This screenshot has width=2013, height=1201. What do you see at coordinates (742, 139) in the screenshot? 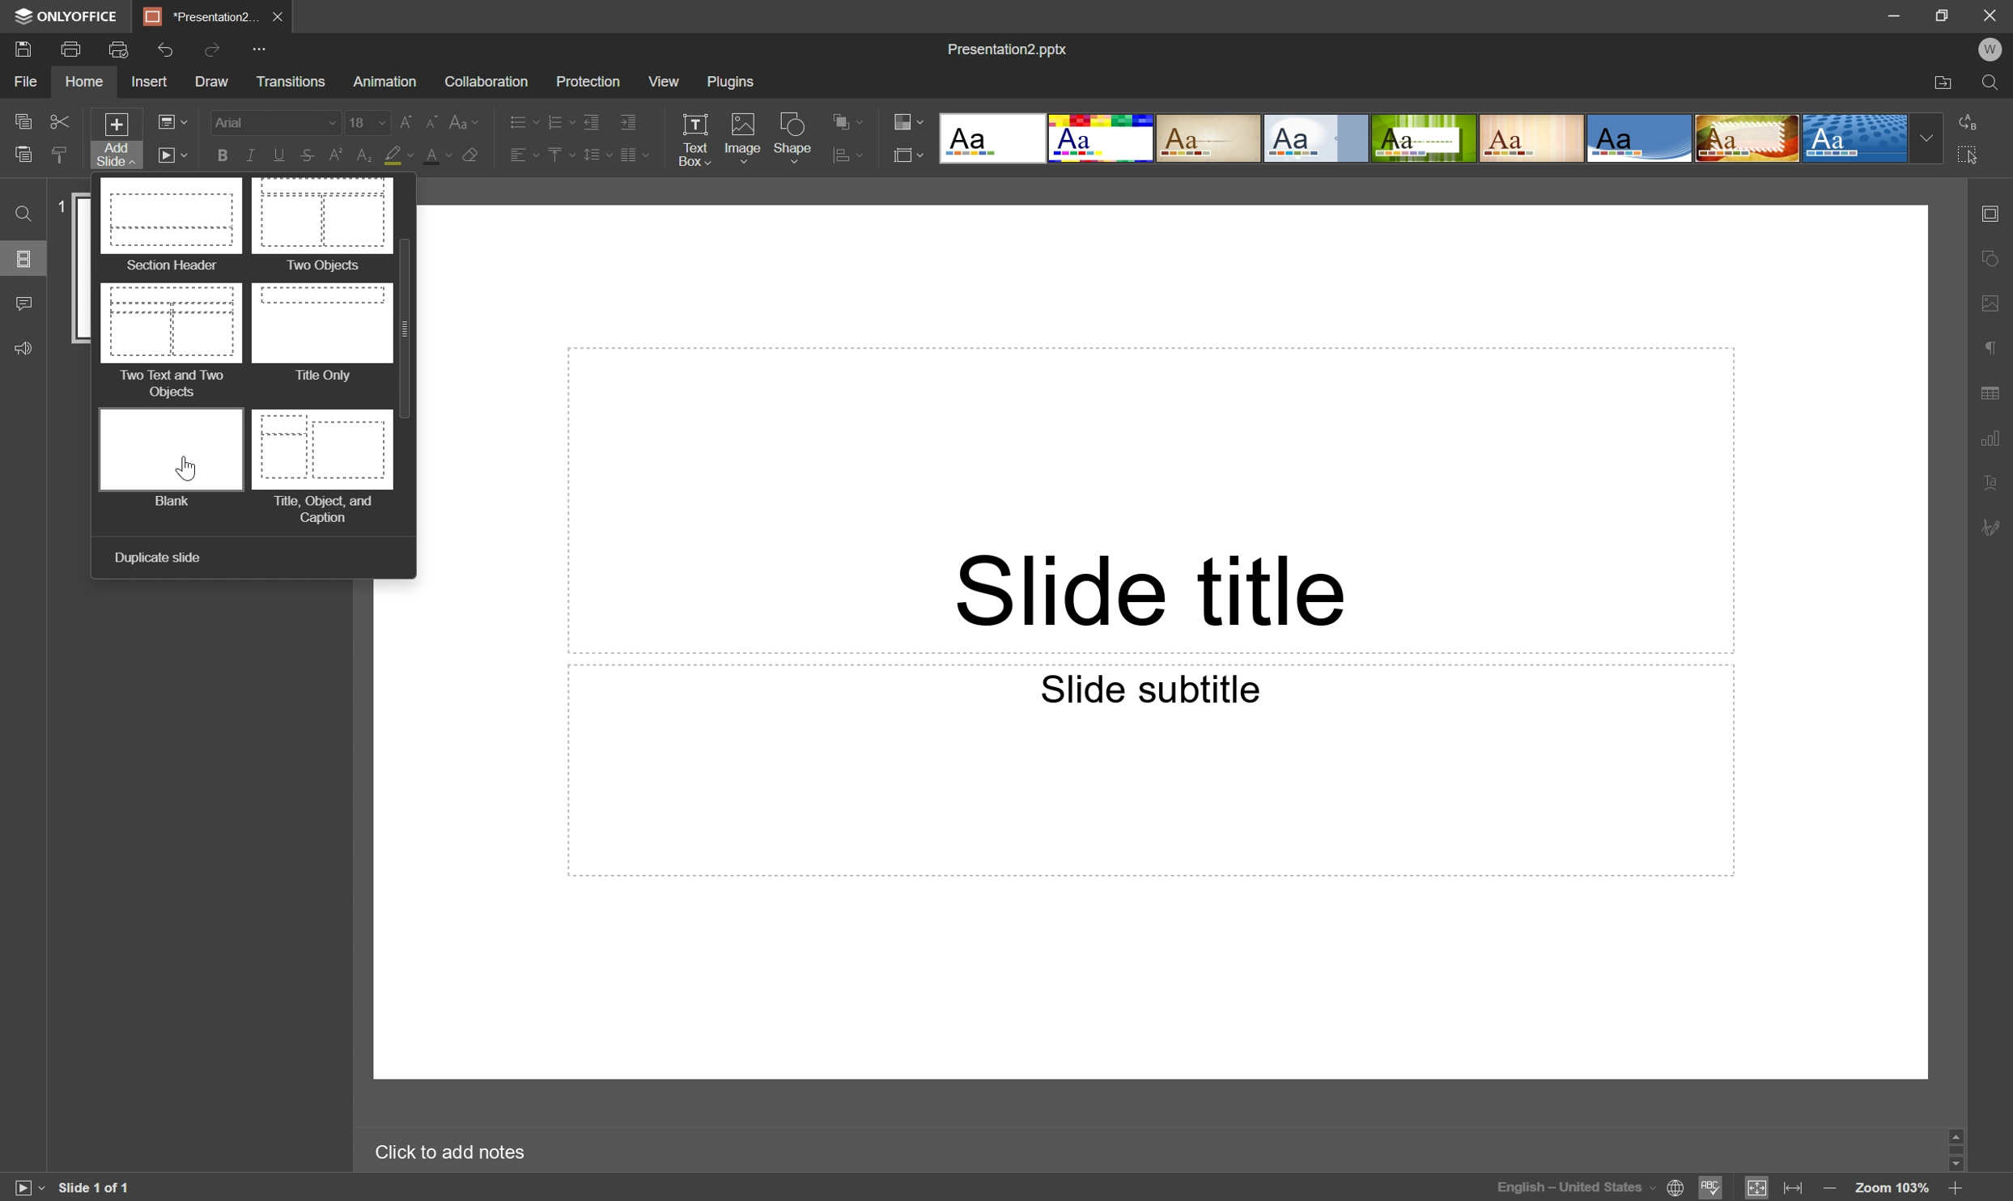
I see `Image` at bounding box center [742, 139].